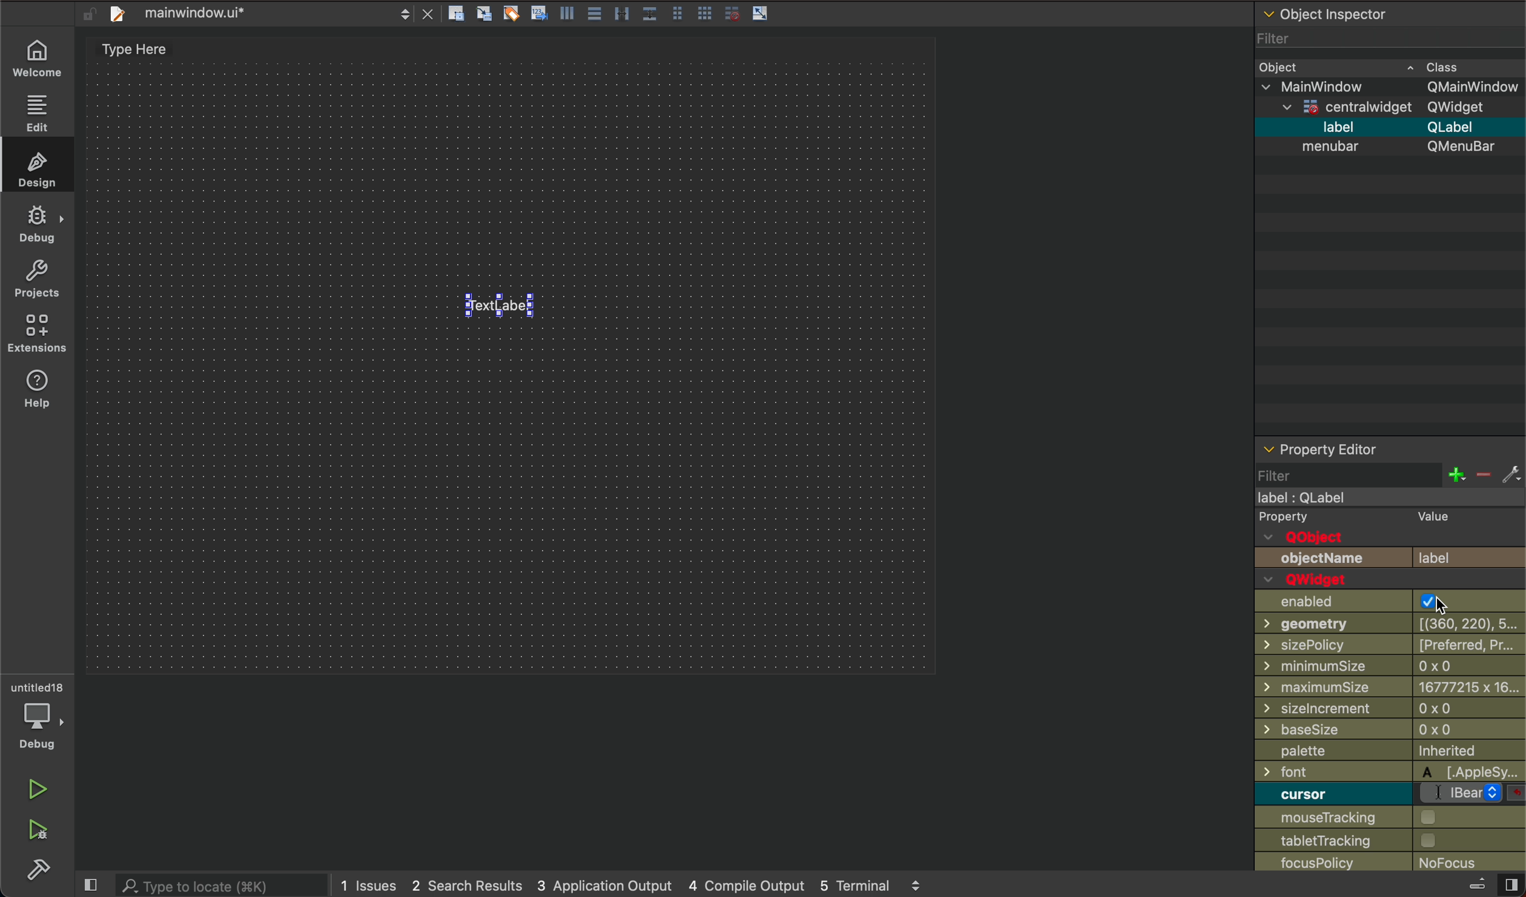  I want to click on object inspector, so click(1392, 15).